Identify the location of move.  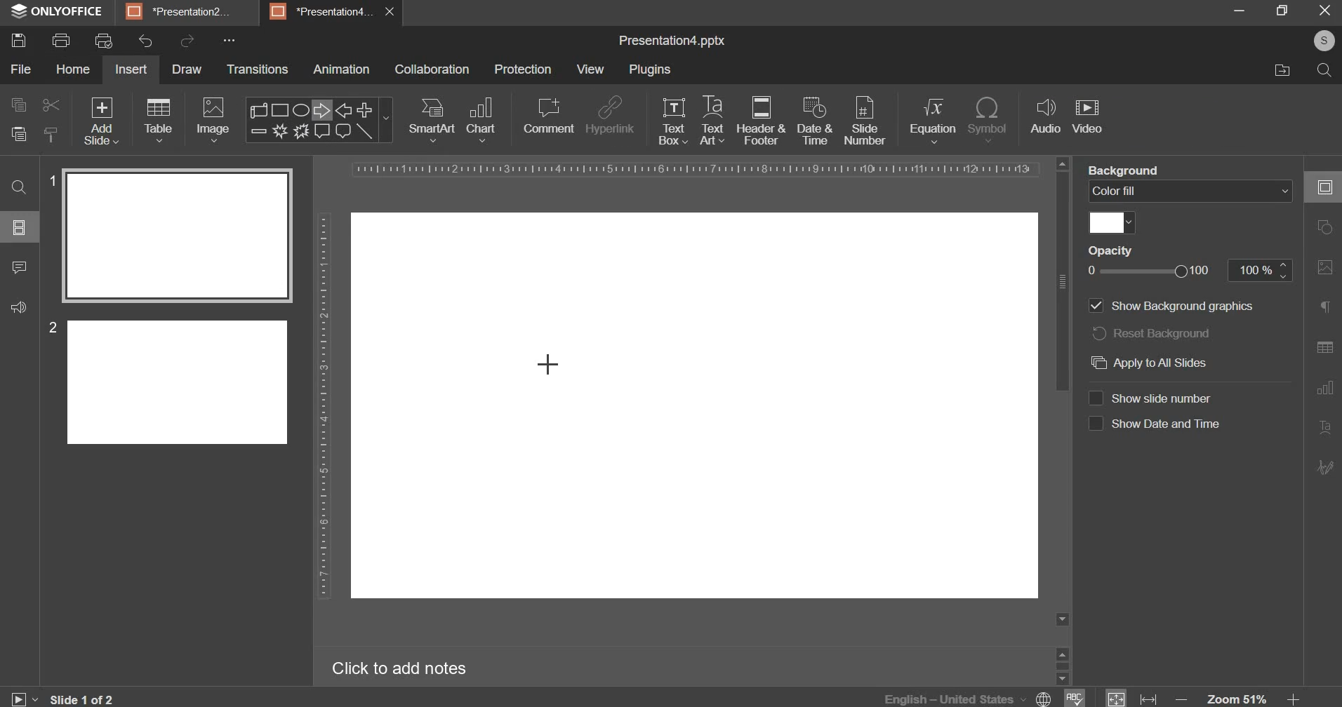
(1279, 72).